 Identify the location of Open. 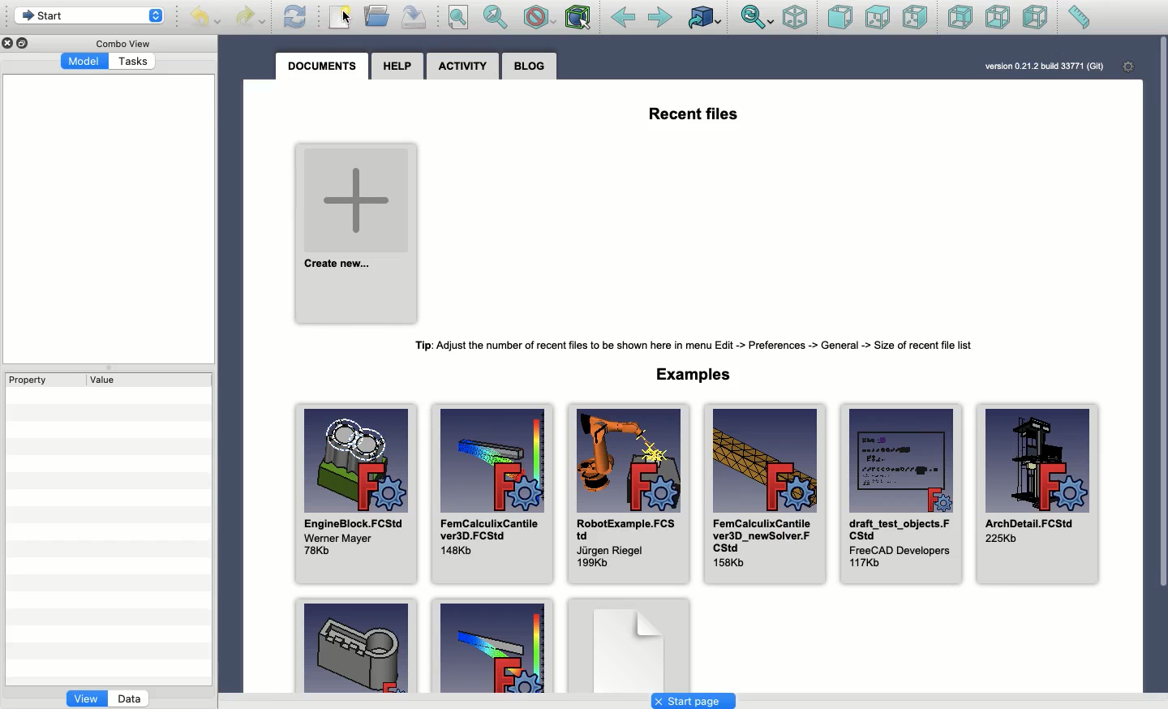
(379, 15).